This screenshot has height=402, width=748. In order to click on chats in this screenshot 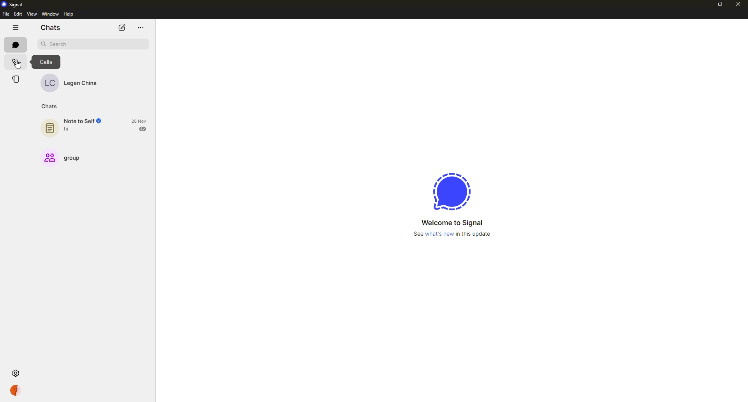, I will do `click(16, 45)`.